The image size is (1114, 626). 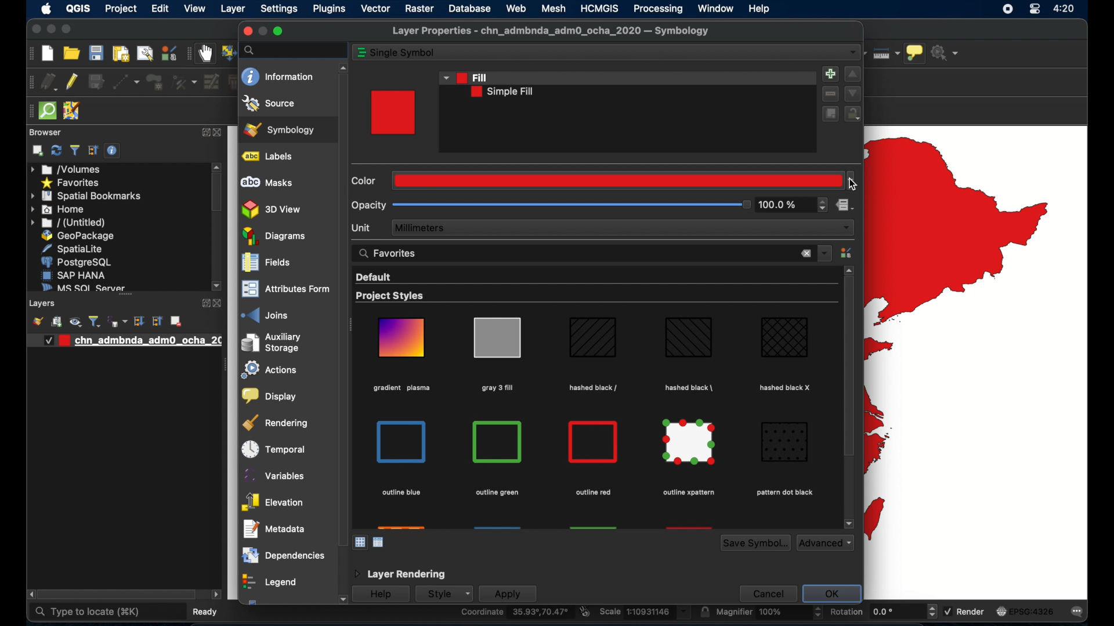 What do you see at coordinates (35, 31) in the screenshot?
I see `close` at bounding box center [35, 31].